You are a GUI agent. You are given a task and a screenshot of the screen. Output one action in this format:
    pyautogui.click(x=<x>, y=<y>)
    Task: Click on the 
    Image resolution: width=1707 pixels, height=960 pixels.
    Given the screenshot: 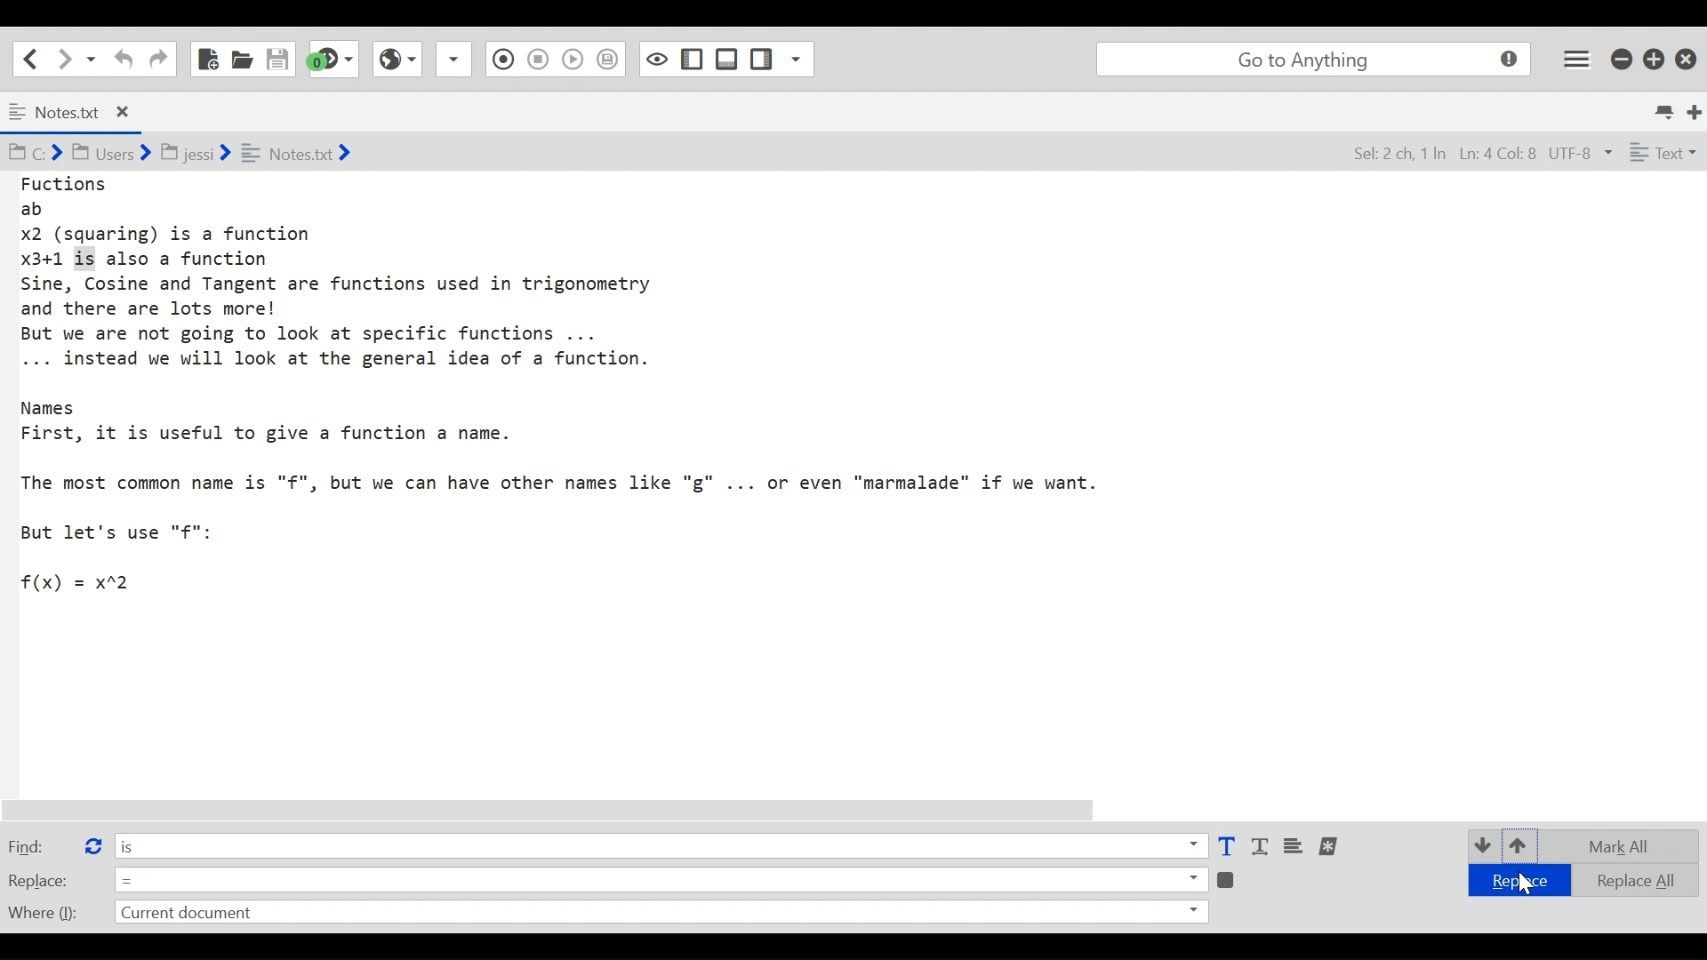 What is the action you would take?
    pyautogui.click(x=158, y=60)
    